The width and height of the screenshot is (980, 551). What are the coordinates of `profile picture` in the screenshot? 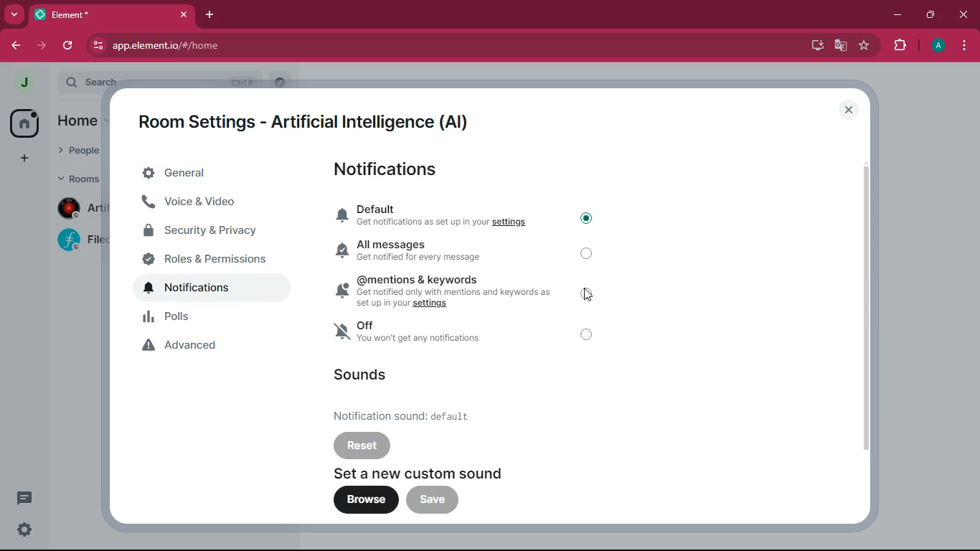 It's located at (27, 83).